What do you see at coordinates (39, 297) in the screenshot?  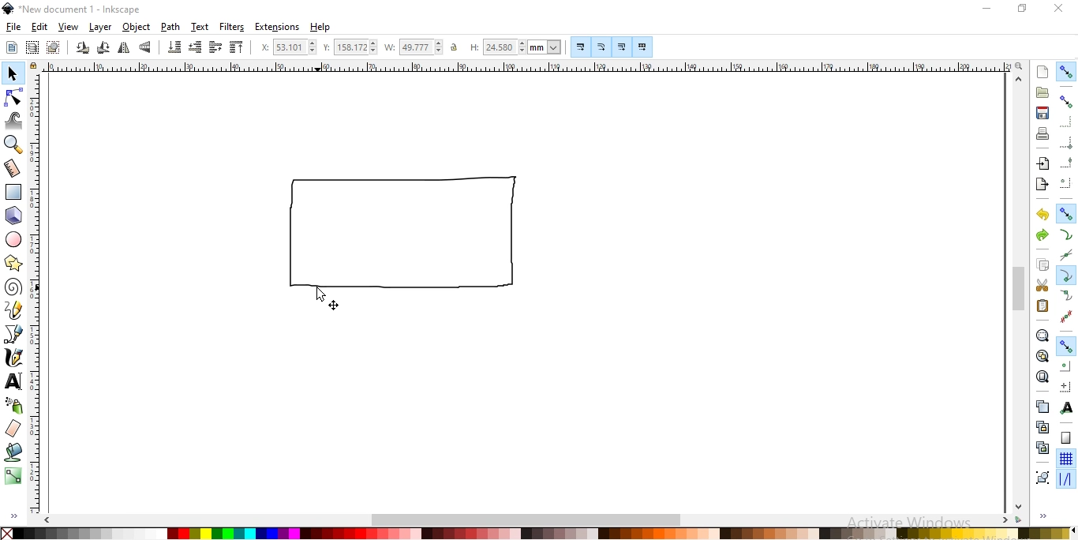 I see `ruler` at bounding box center [39, 297].